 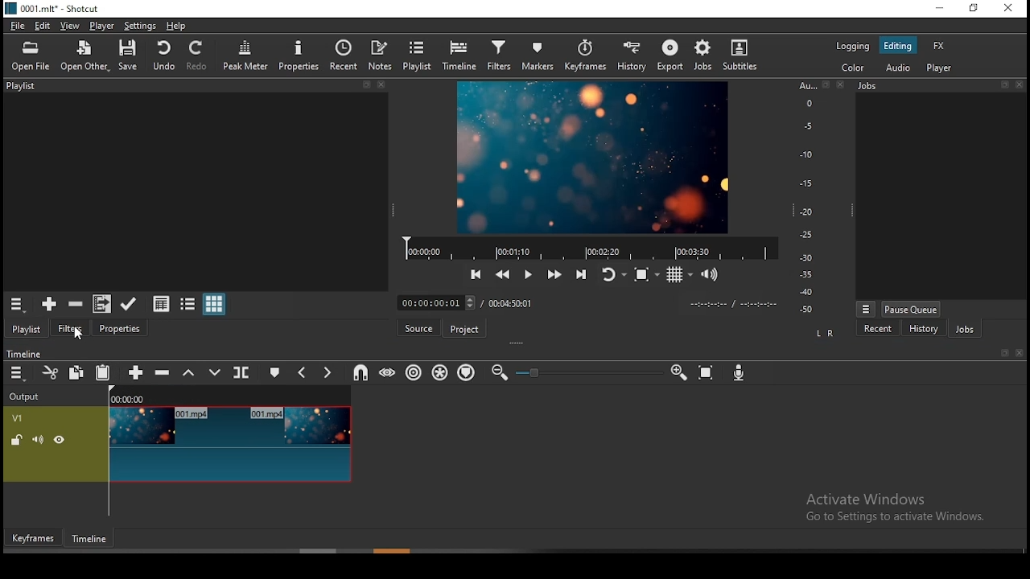 What do you see at coordinates (217, 372) in the screenshot?
I see `overwrite` at bounding box center [217, 372].